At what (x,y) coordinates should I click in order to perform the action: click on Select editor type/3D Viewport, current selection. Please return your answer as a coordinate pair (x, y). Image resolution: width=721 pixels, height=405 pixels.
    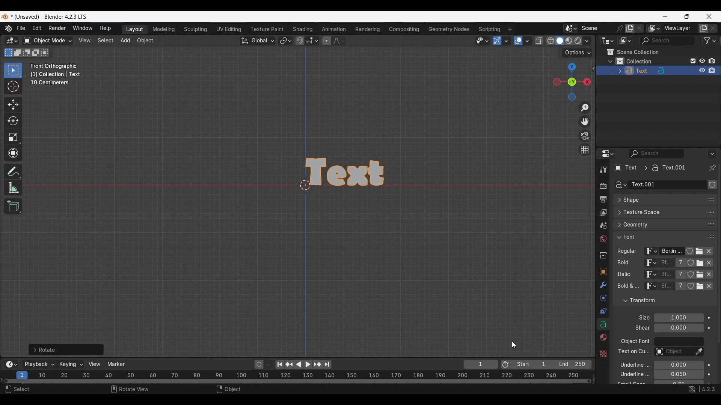
    Looking at the image, I should click on (12, 40).